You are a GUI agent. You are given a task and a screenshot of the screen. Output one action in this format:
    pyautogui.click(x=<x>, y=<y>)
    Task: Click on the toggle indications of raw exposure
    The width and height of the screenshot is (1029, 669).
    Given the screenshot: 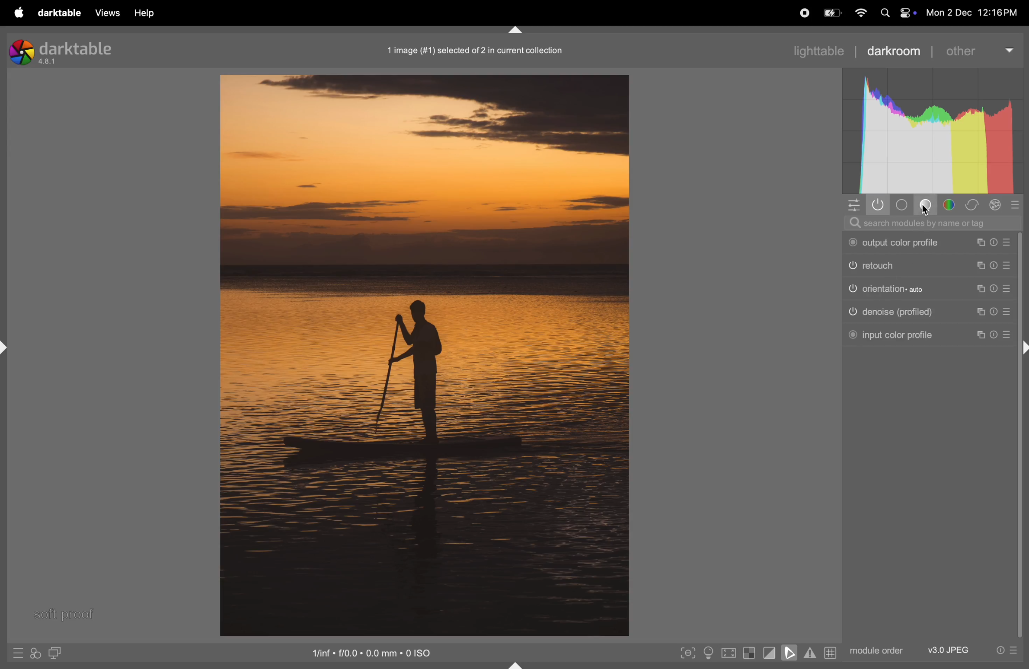 What is the action you would take?
    pyautogui.click(x=749, y=653)
    